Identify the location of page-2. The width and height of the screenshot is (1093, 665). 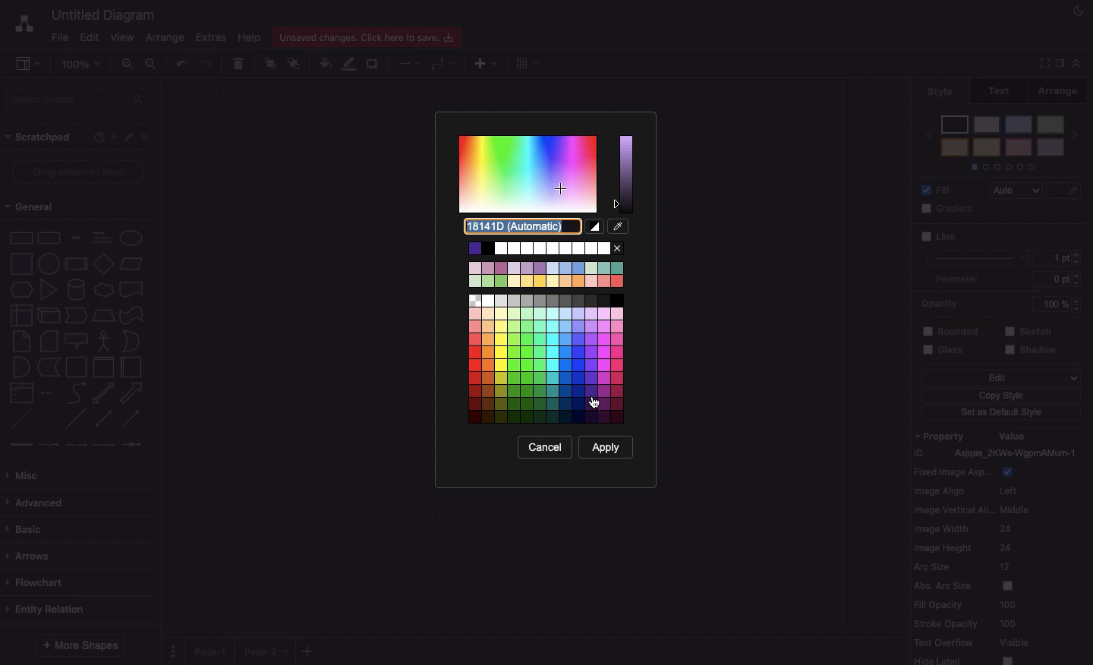
(267, 651).